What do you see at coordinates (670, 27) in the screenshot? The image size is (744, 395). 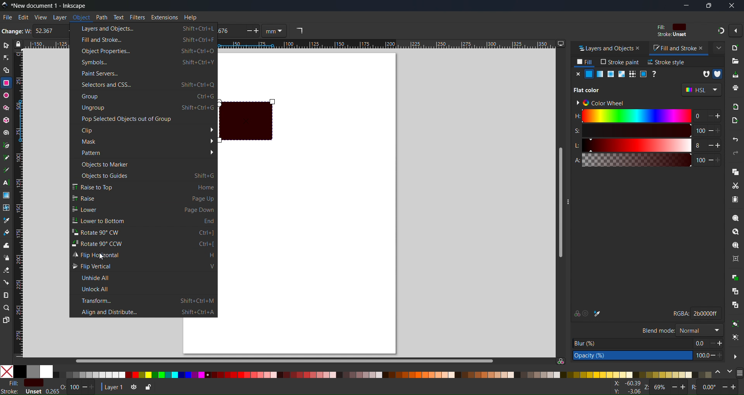 I see `Fill color` at bounding box center [670, 27].